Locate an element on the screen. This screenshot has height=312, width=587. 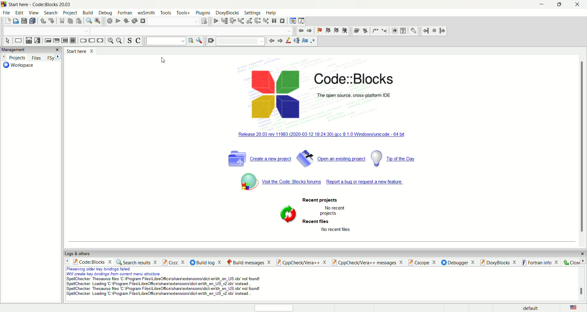
build log is located at coordinates (207, 262).